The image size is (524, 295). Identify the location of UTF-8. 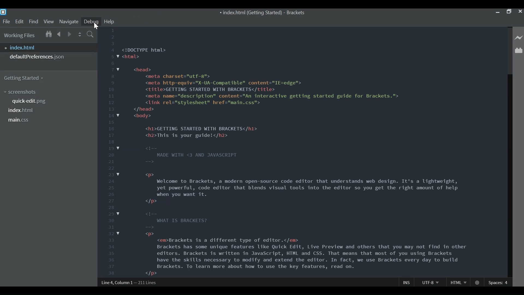
(430, 282).